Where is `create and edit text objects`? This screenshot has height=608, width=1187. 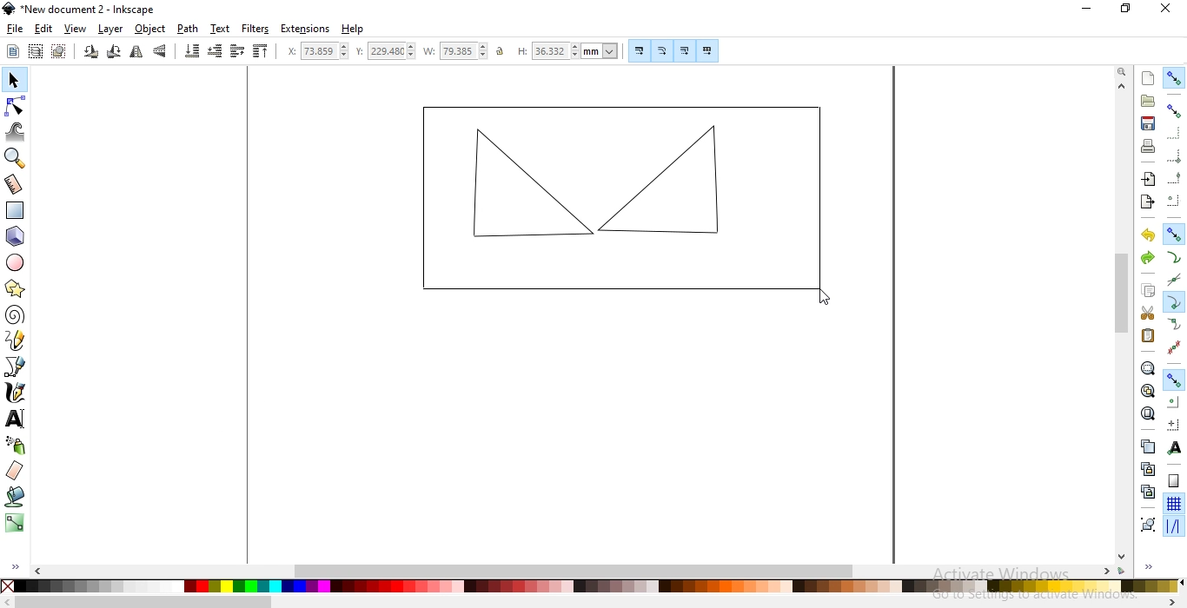 create and edit text objects is located at coordinates (16, 420).